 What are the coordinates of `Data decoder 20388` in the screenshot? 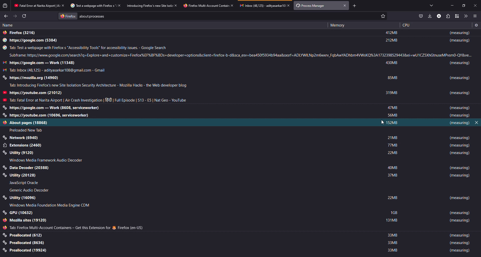 It's located at (25, 168).